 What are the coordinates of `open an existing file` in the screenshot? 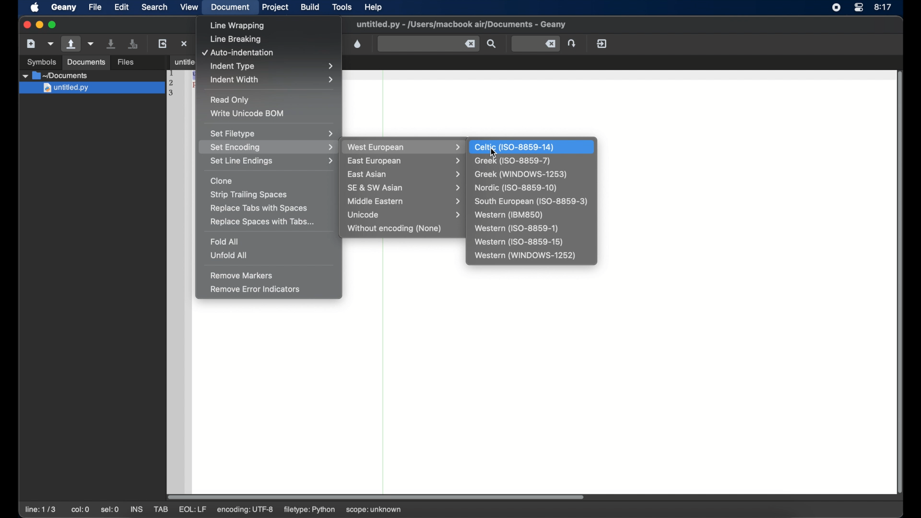 It's located at (71, 44).